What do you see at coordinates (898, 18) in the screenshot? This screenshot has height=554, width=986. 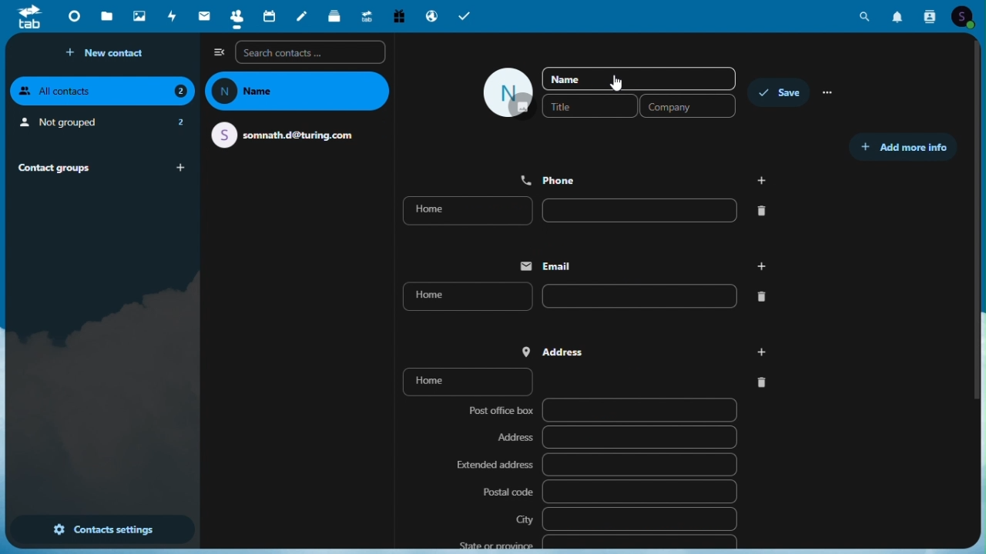 I see `Notification` at bounding box center [898, 18].